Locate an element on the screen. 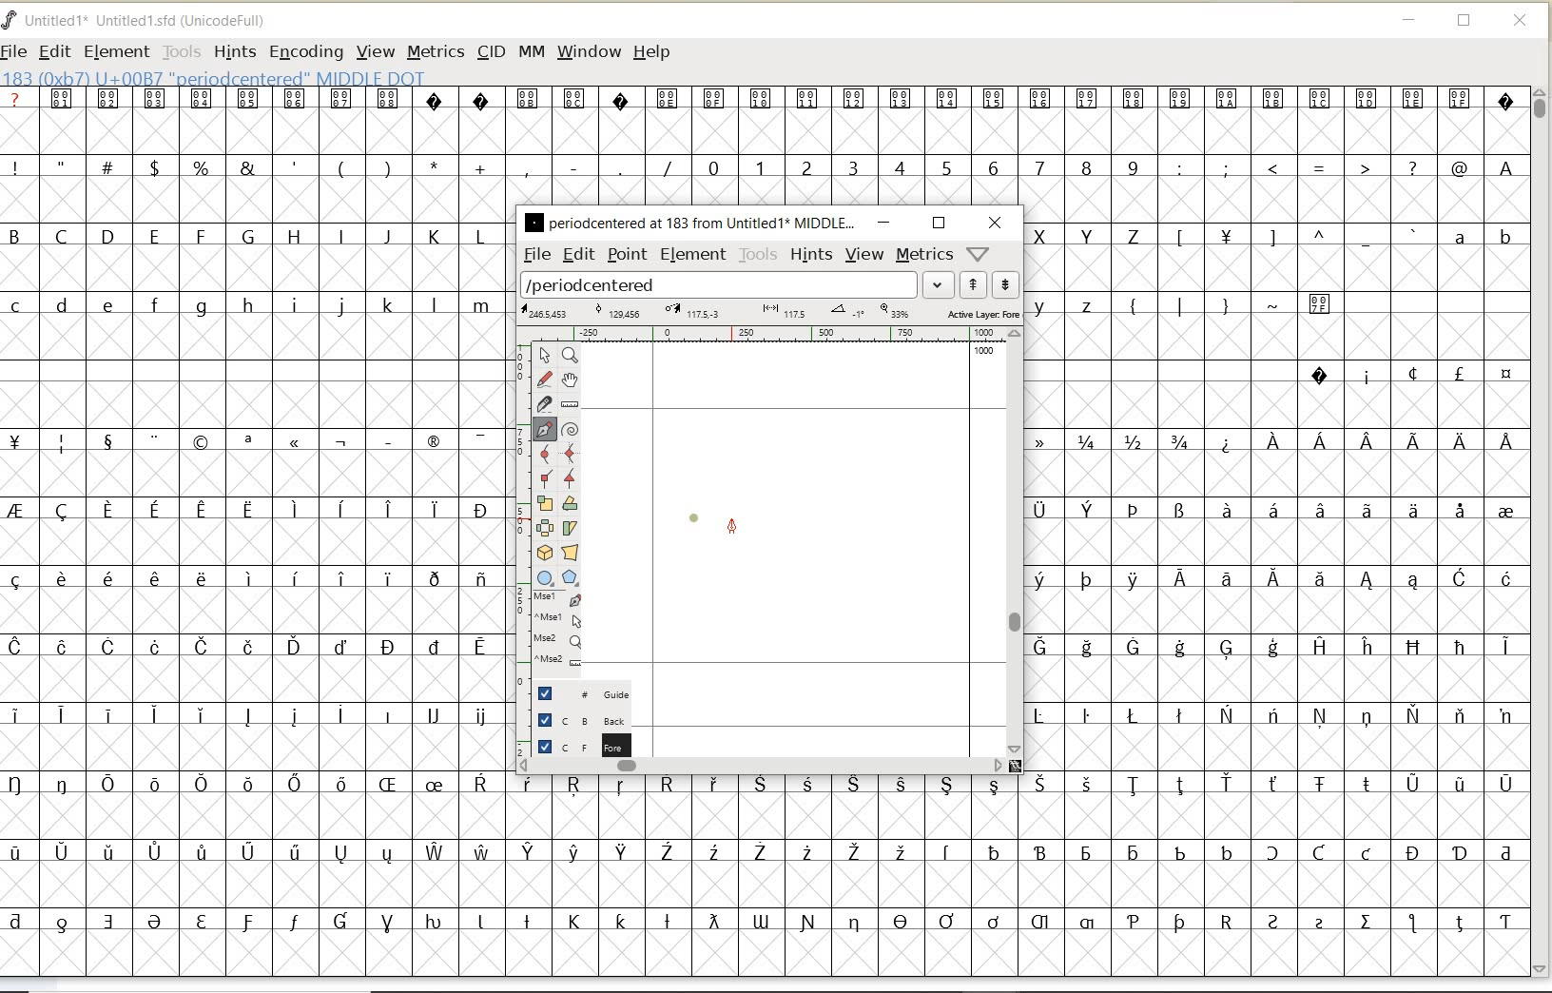  RESTORE is located at coordinates (1465, 24).